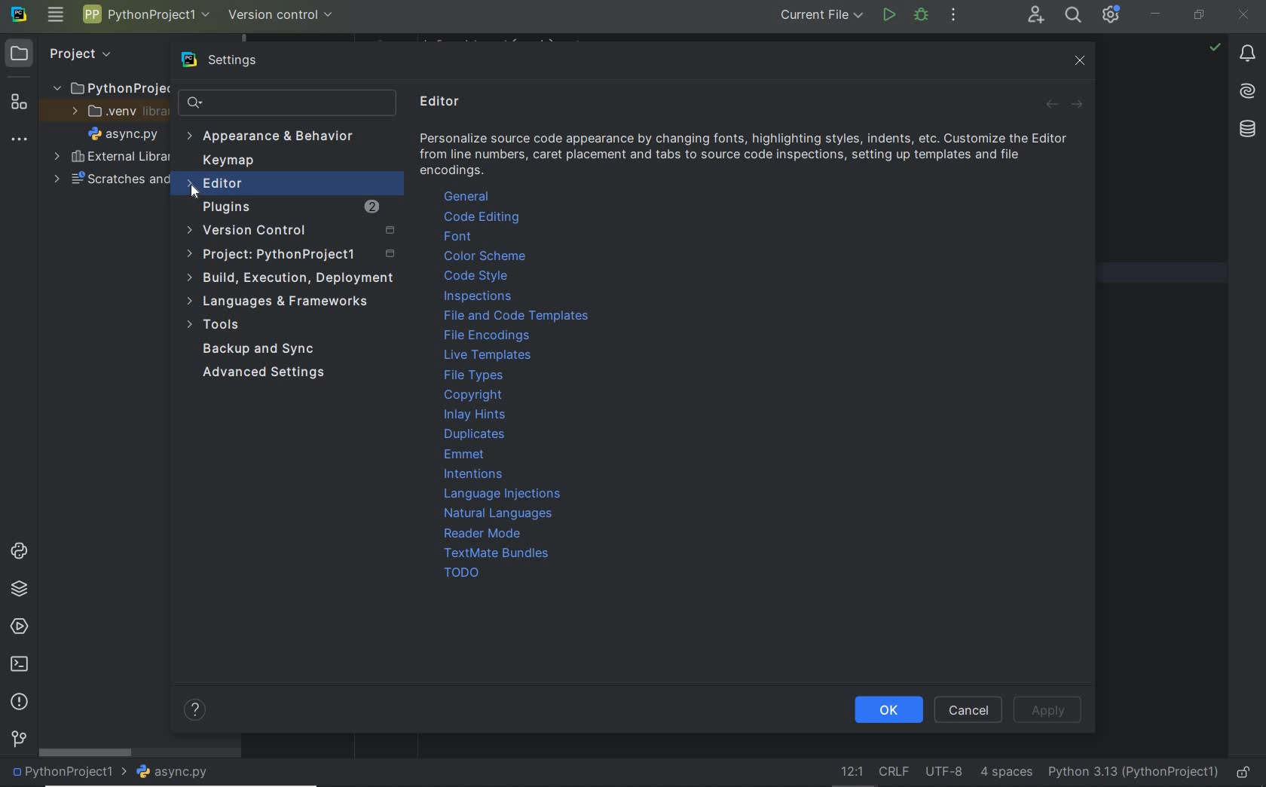 The image size is (1266, 787). I want to click on Inlay Hints, so click(477, 415).